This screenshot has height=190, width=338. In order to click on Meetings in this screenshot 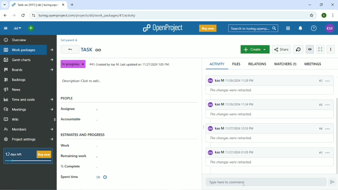, I will do `click(29, 109)`.